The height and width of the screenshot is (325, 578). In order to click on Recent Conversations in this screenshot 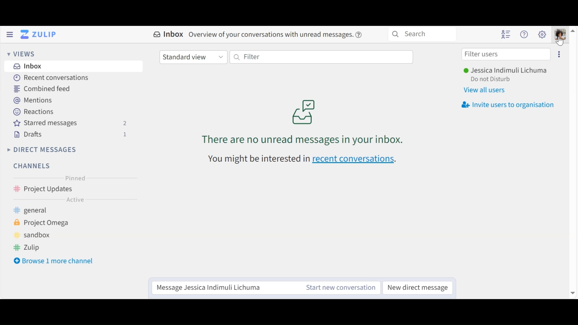, I will do `click(53, 78)`.